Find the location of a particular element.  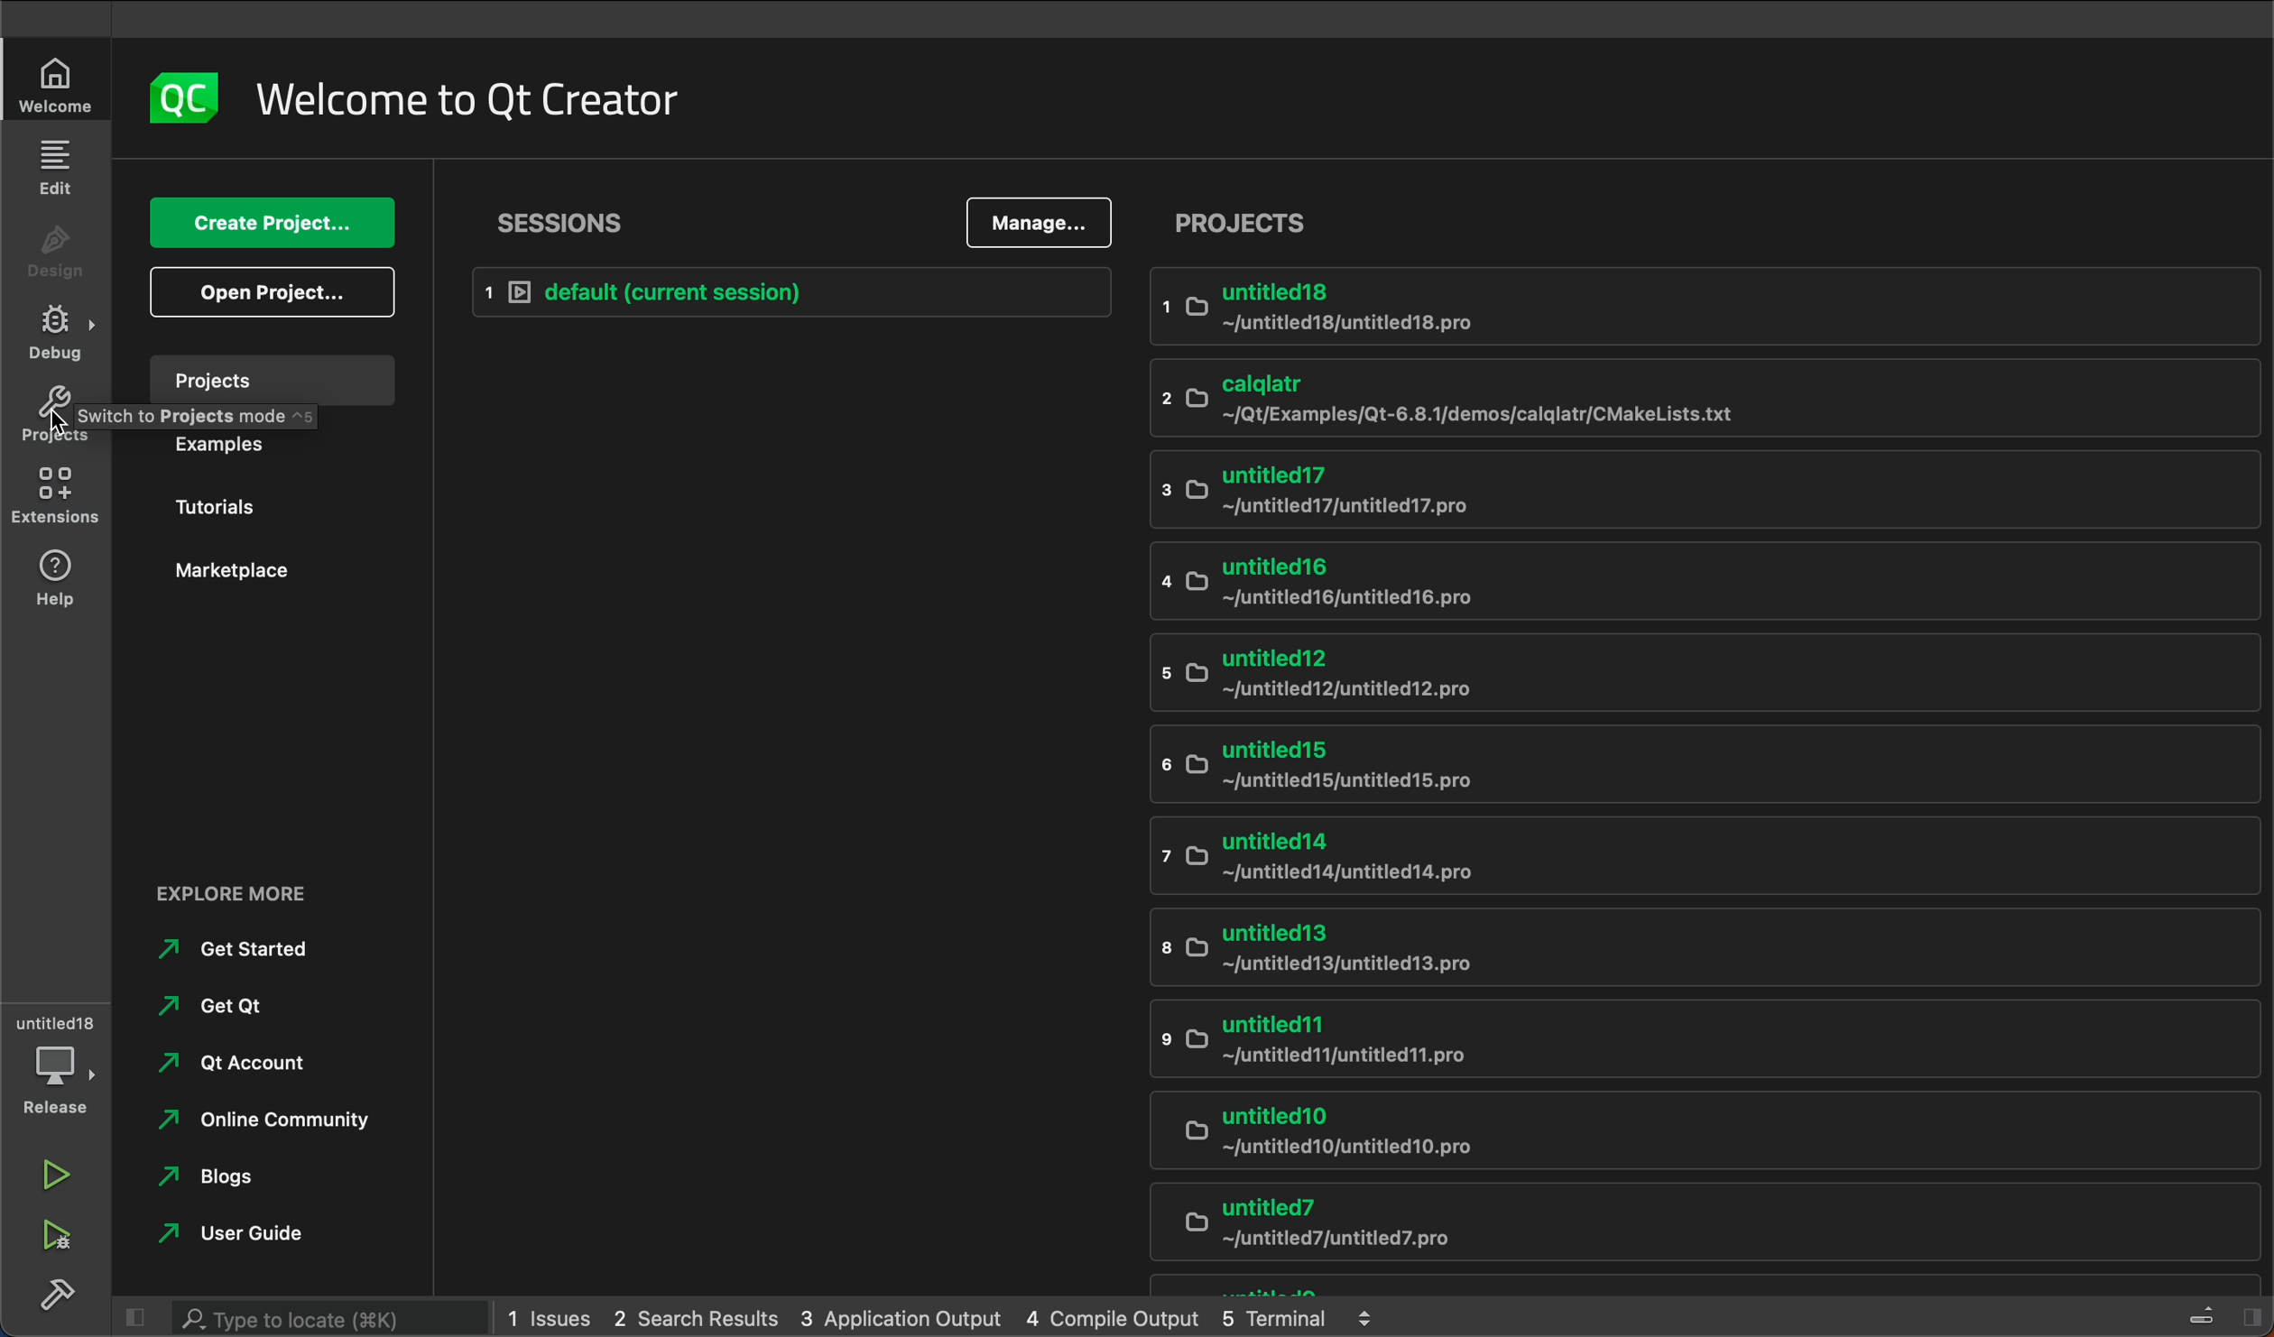

cursor is located at coordinates (61, 426).